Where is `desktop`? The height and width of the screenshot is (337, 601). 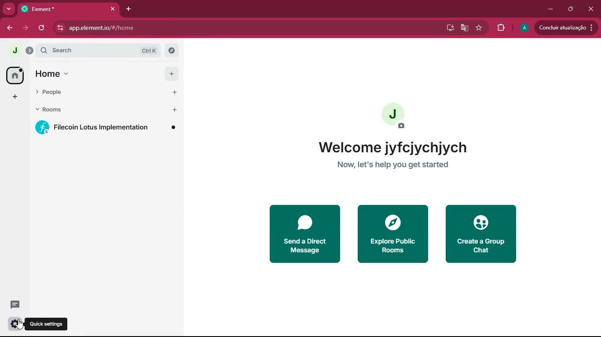
desktop is located at coordinates (448, 28).